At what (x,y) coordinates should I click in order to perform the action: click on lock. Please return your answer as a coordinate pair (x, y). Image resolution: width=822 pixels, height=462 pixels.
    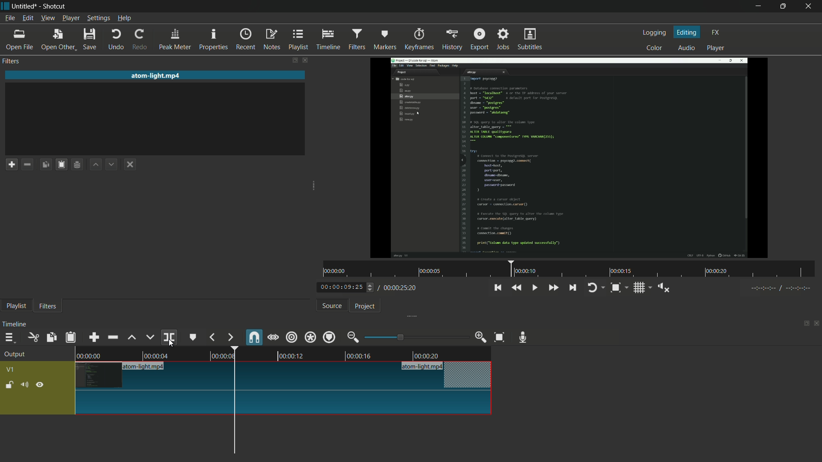
    Looking at the image, I should click on (9, 385).